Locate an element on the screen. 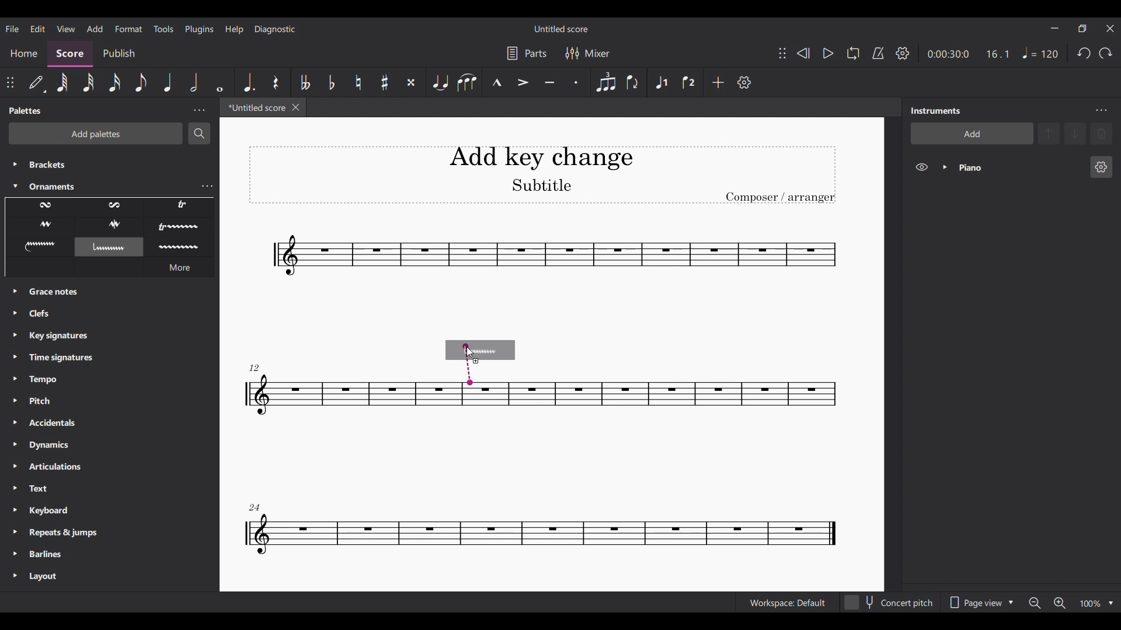 The height and width of the screenshot is (630, 1121). 64th note is located at coordinates (62, 82).